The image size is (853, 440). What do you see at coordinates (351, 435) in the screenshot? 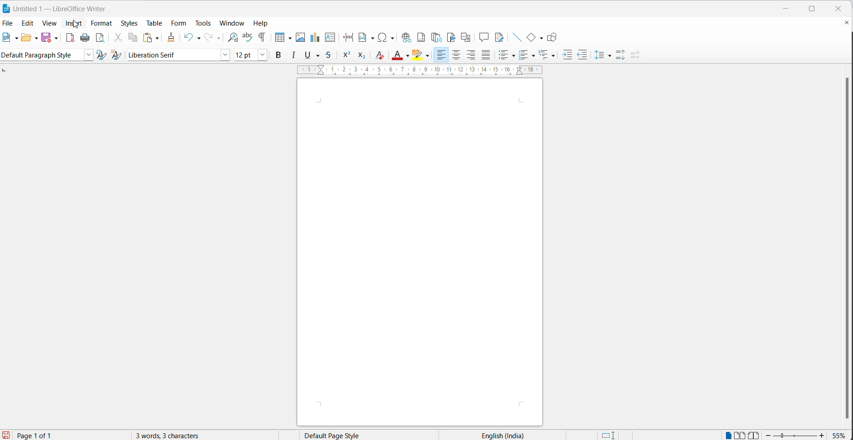
I see `page style` at bounding box center [351, 435].